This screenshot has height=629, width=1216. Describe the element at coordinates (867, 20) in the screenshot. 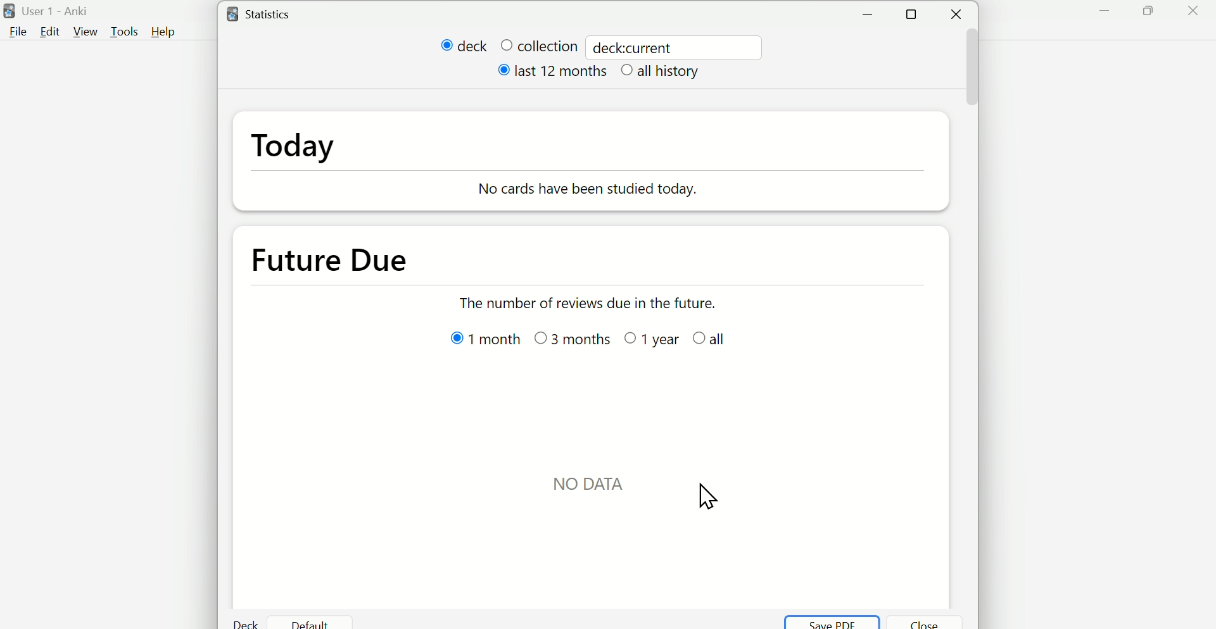

I see `Minimise` at that location.